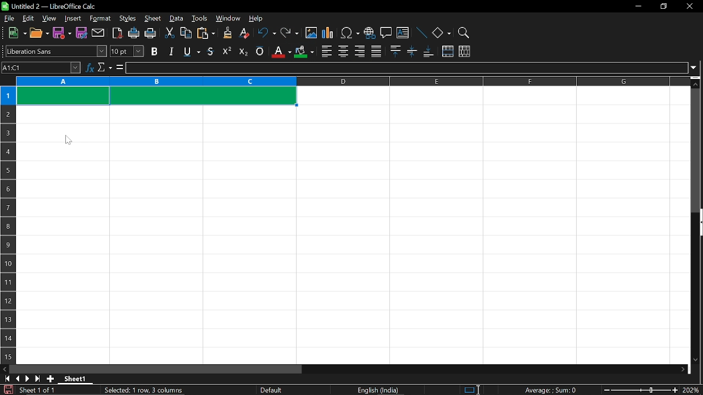 Image resolution: width=703 pixels, height=395 pixels. What do you see at coordinates (550, 390) in the screenshot?
I see `Average:;Sum: 0` at bounding box center [550, 390].